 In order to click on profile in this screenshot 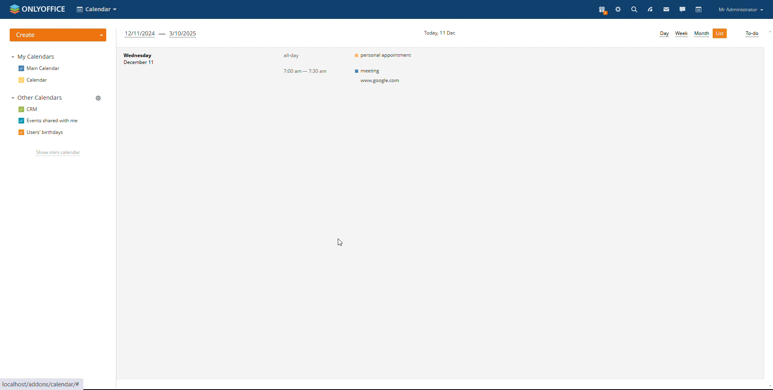, I will do `click(741, 10)`.